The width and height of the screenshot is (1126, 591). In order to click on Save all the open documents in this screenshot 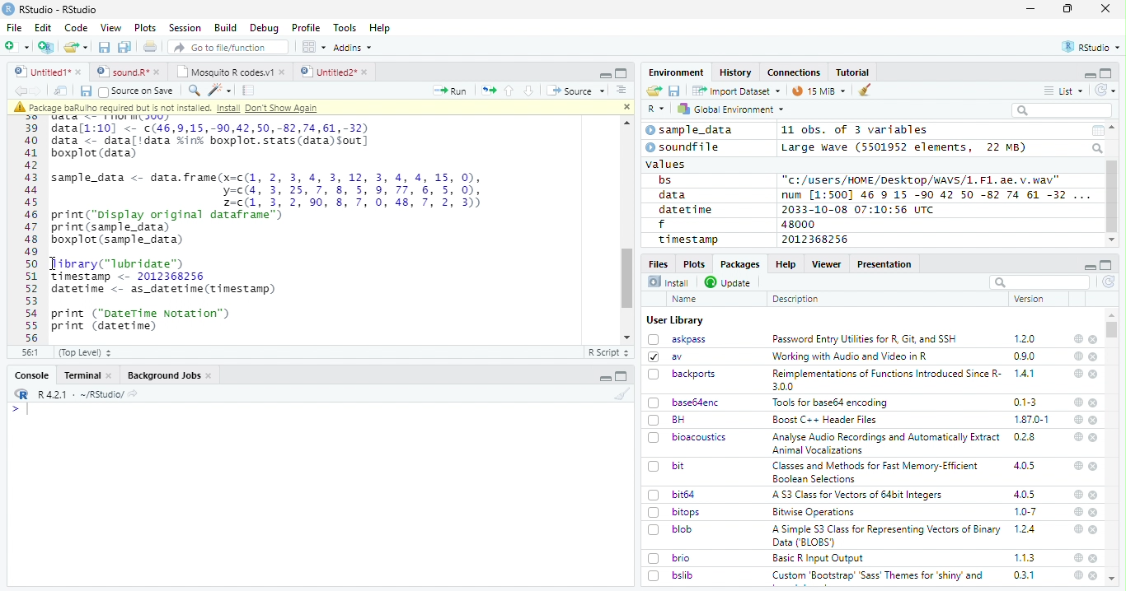, I will do `click(125, 48)`.